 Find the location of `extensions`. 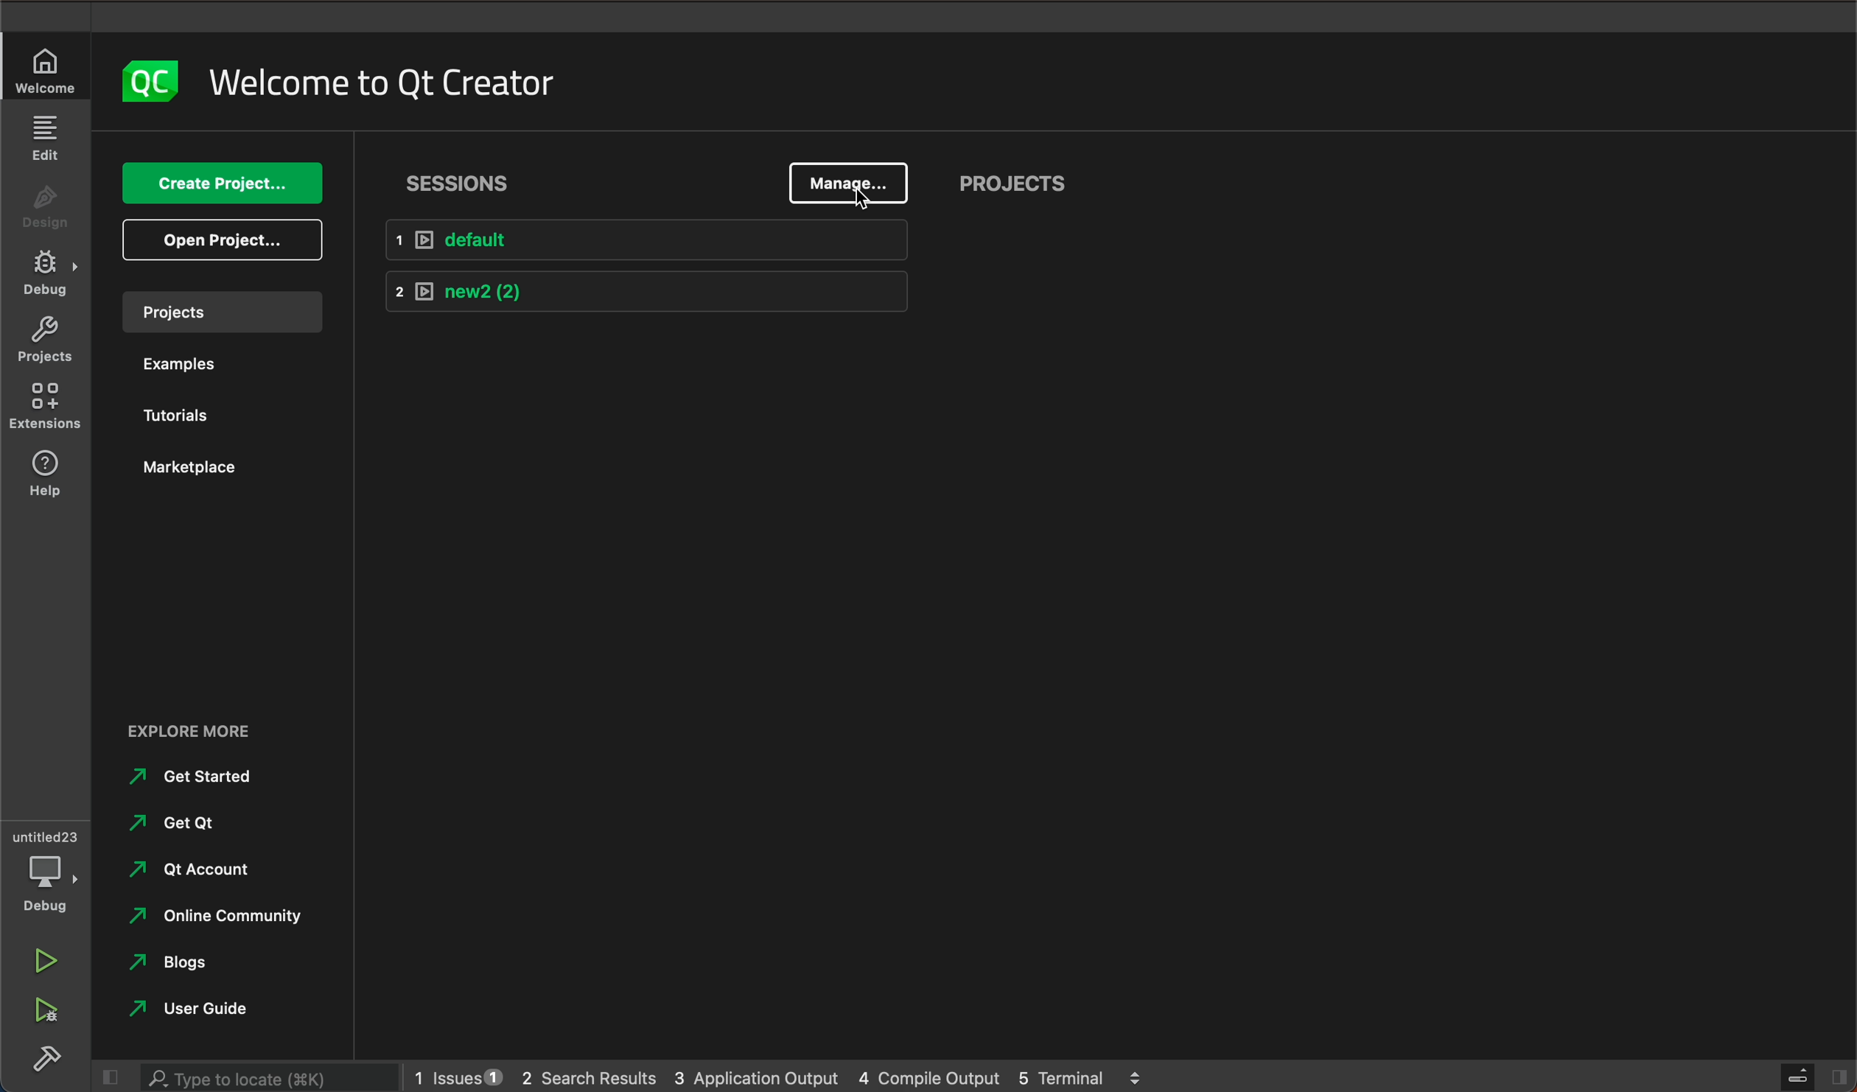

extensions is located at coordinates (49, 408).